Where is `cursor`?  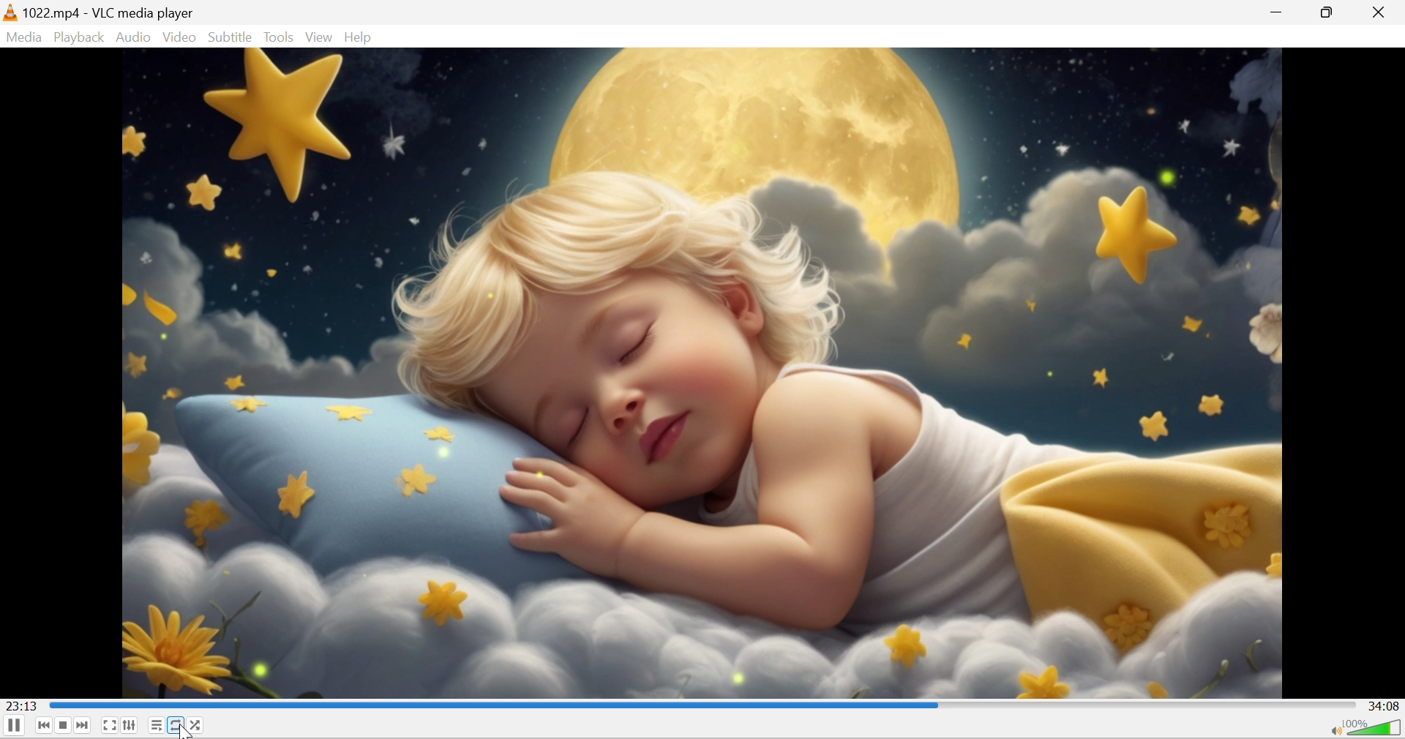 cursor is located at coordinates (184, 729).